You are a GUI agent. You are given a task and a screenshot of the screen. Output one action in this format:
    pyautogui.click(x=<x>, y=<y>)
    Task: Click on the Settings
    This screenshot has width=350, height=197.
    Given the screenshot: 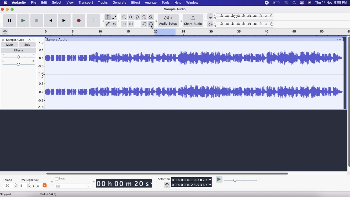 What is the action you would take?
    pyautogui.click(x=167, y=185)
    